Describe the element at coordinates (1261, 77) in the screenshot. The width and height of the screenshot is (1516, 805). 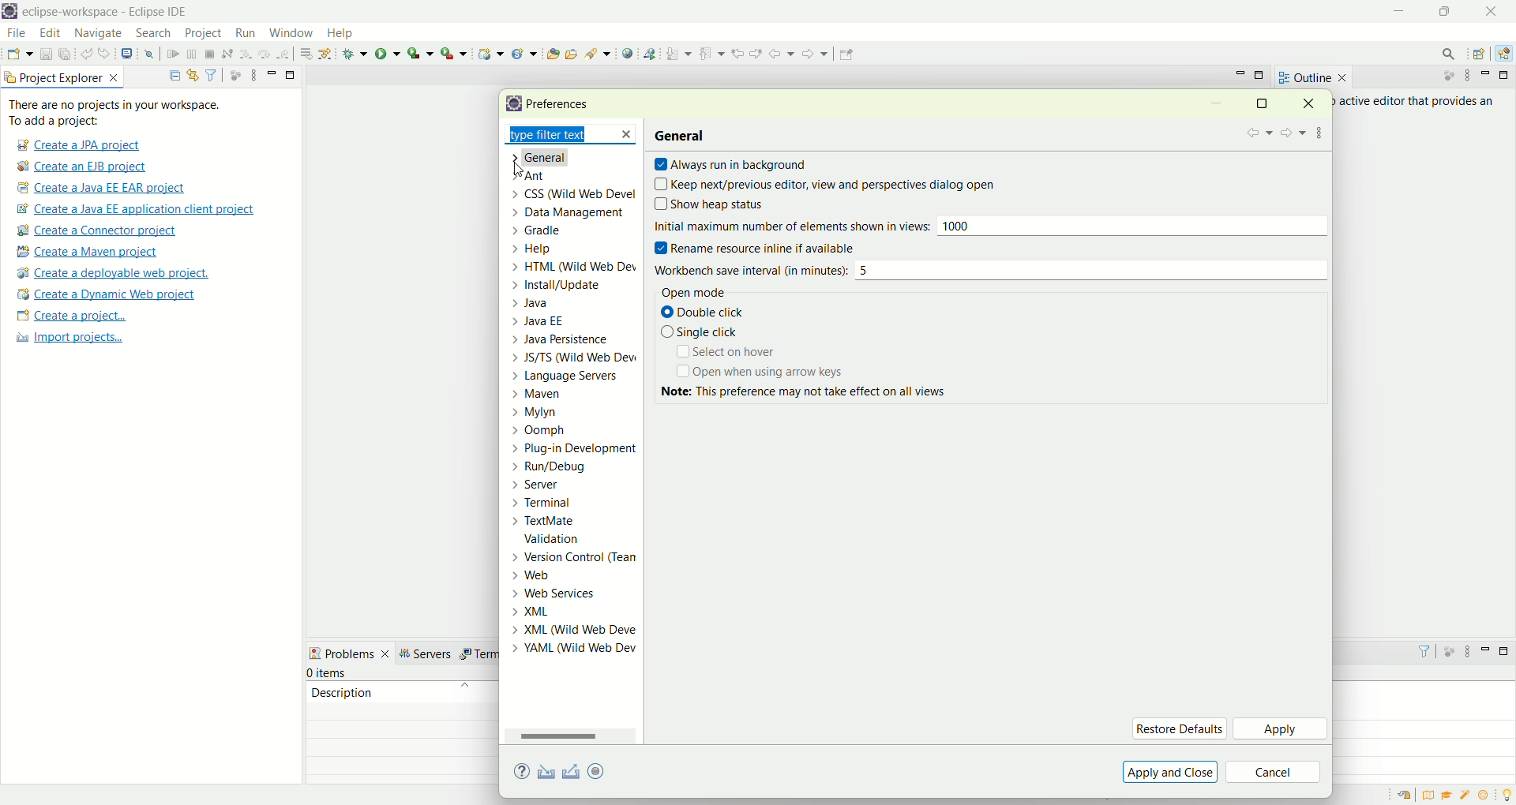
I see `maximize` at that location.